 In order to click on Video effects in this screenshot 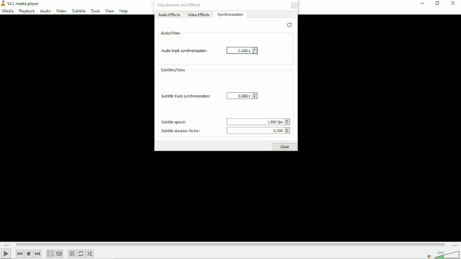, I will do `click(199, 14)`.